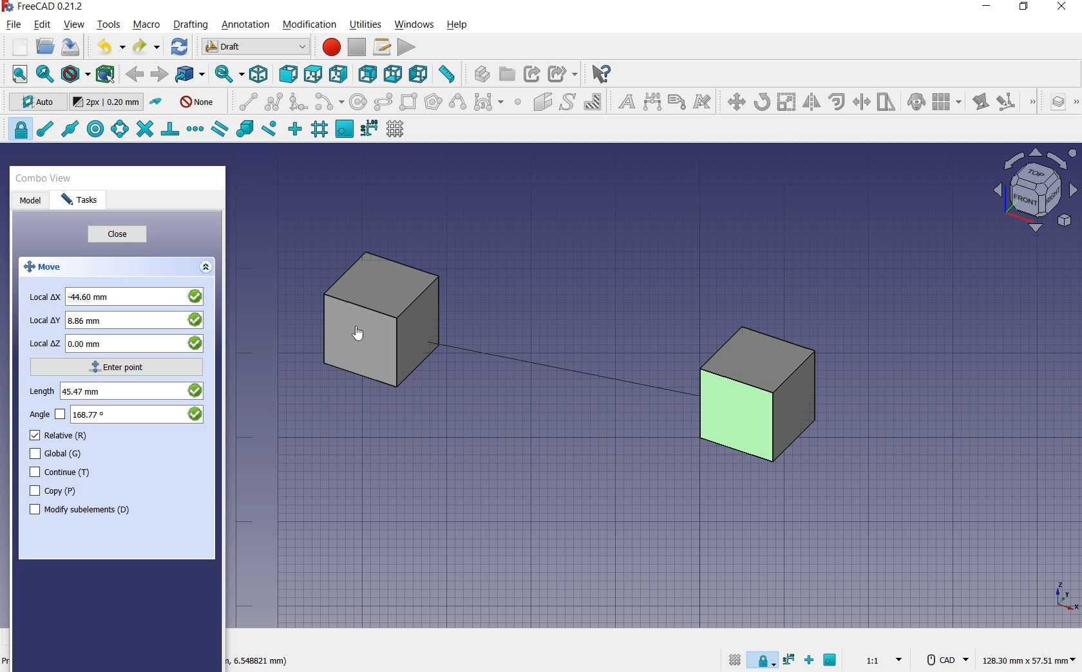 This screenshot has height=672, width=1082. What do you see at coordinates (735, 661) in the screenshot?
I see `toggle grid` at bounding box center [735, 661].